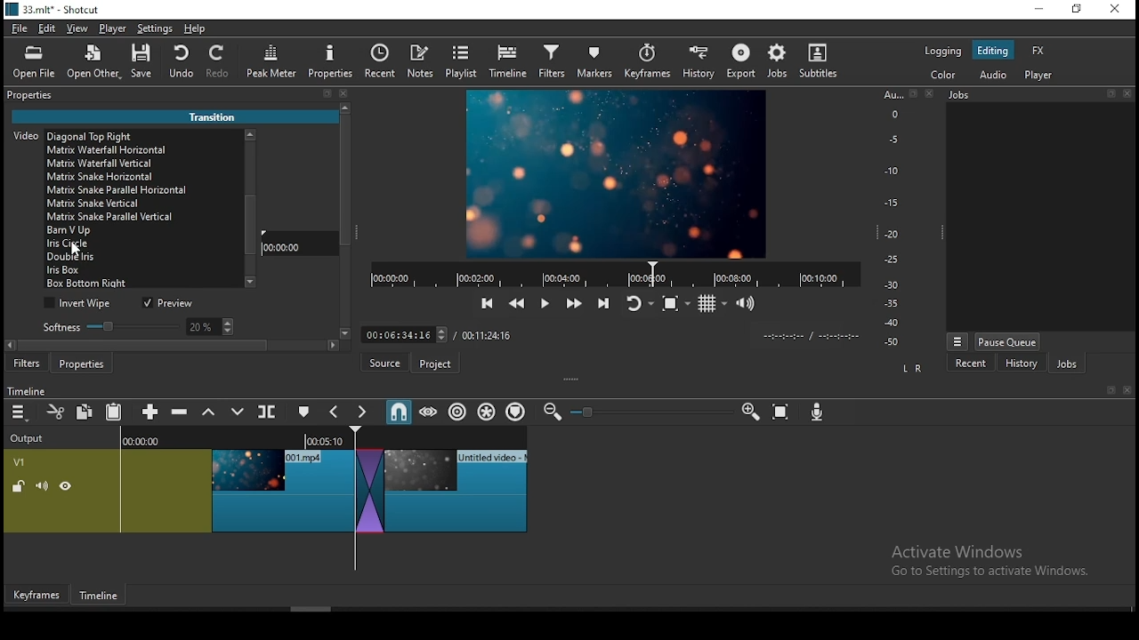  I want to click on show video volume control, so click(747, 298).